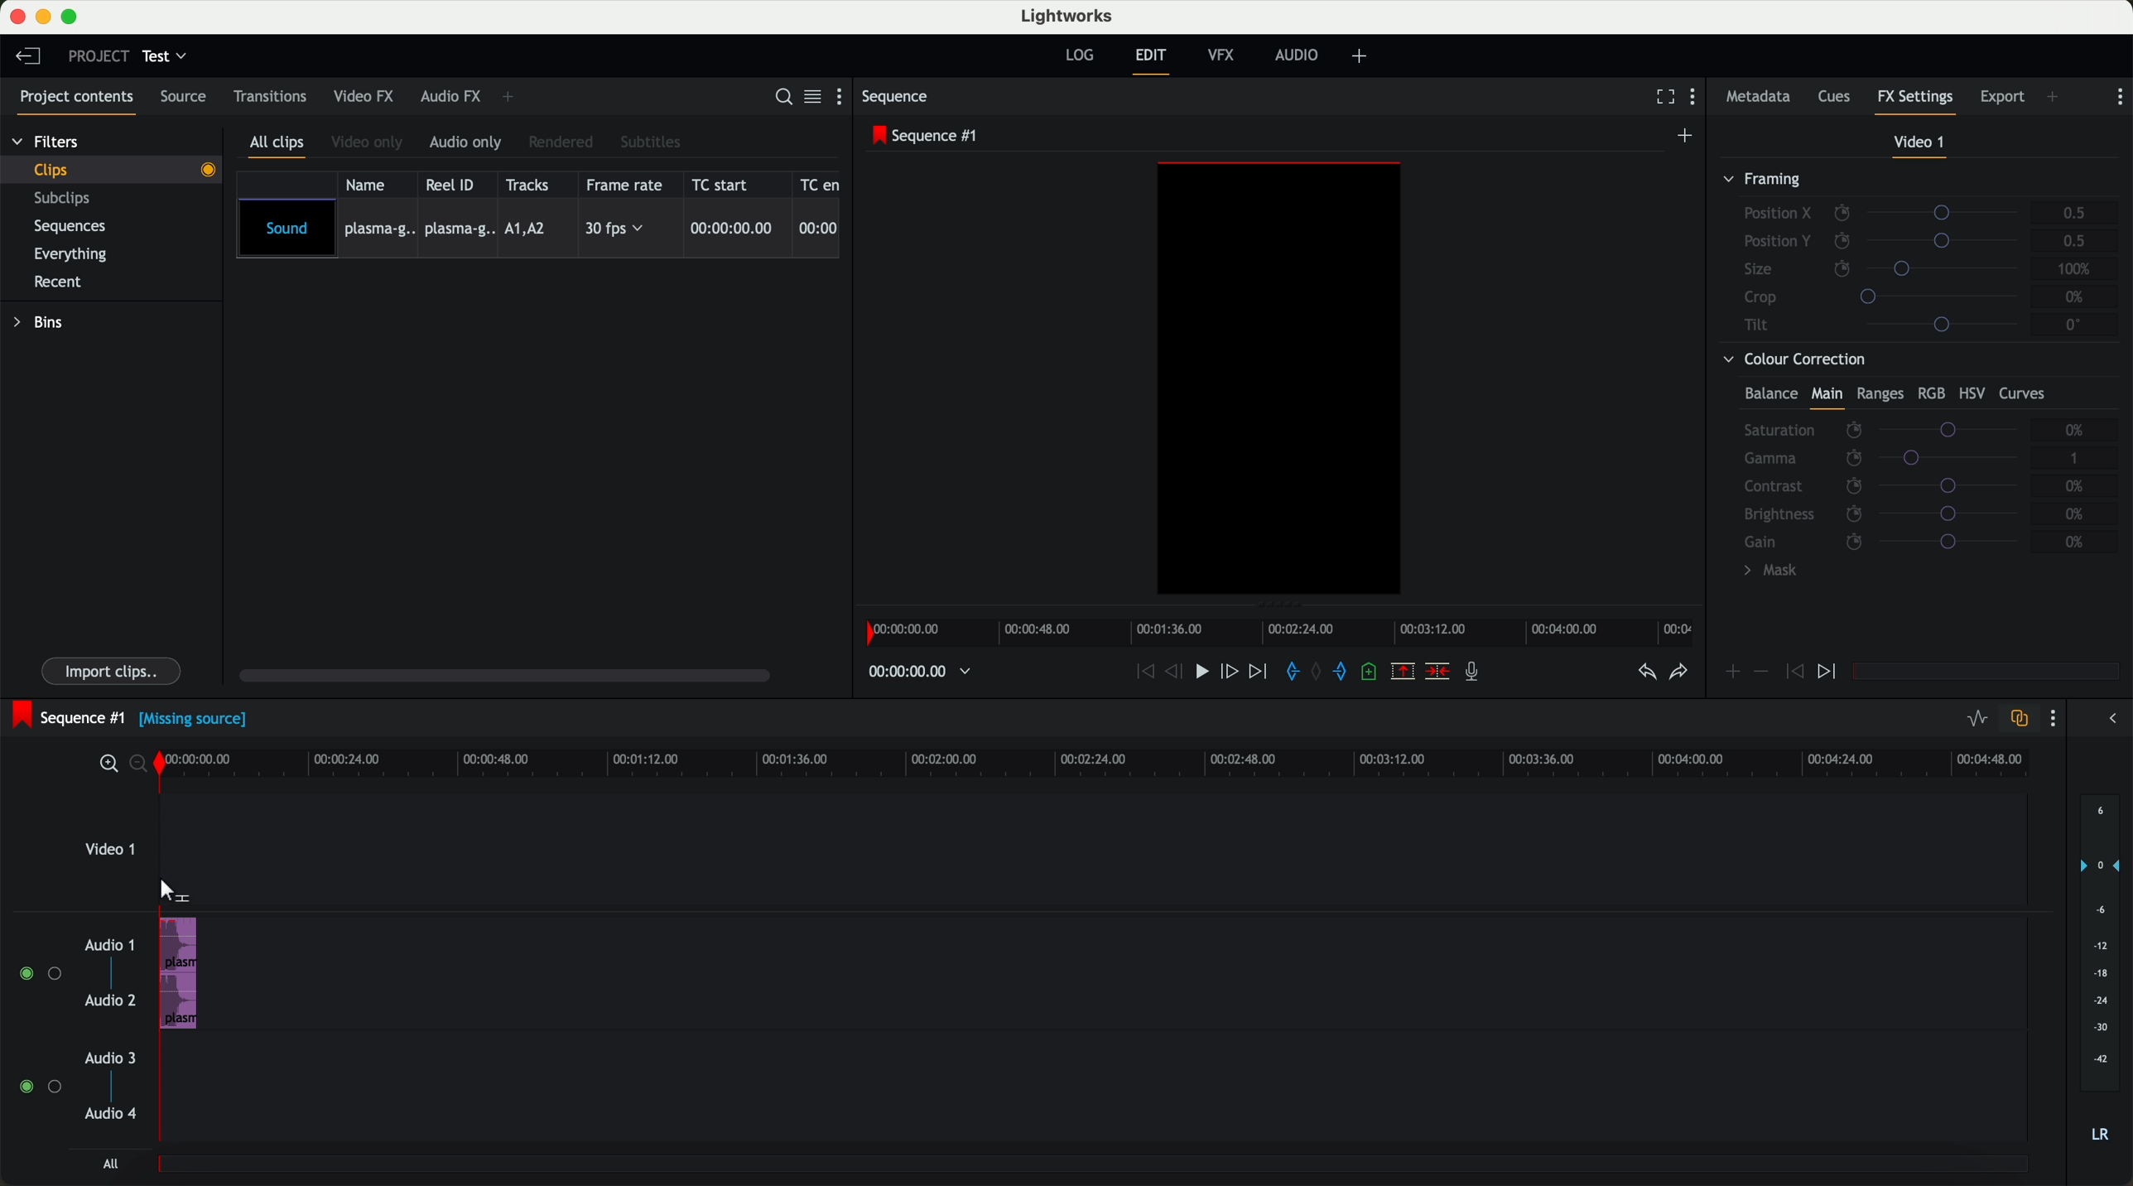 This screenshot has width=2133, height=1186. Describe the element at coordinates (171, 890) in the screenshot. I see `cursor` at that location.